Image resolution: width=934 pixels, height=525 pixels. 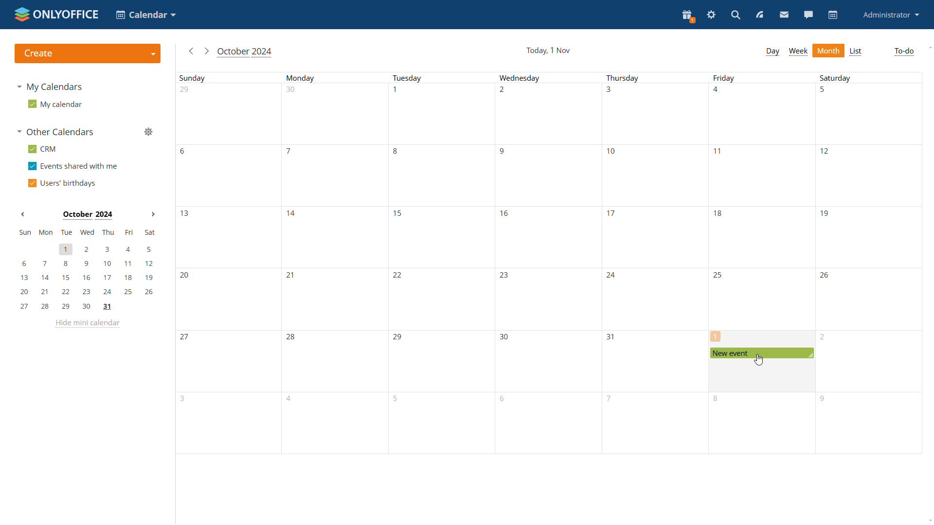 What do you see at coordinates (833, 15) in the screenshot?
I see `calendar` at bounding box center [833, 15].